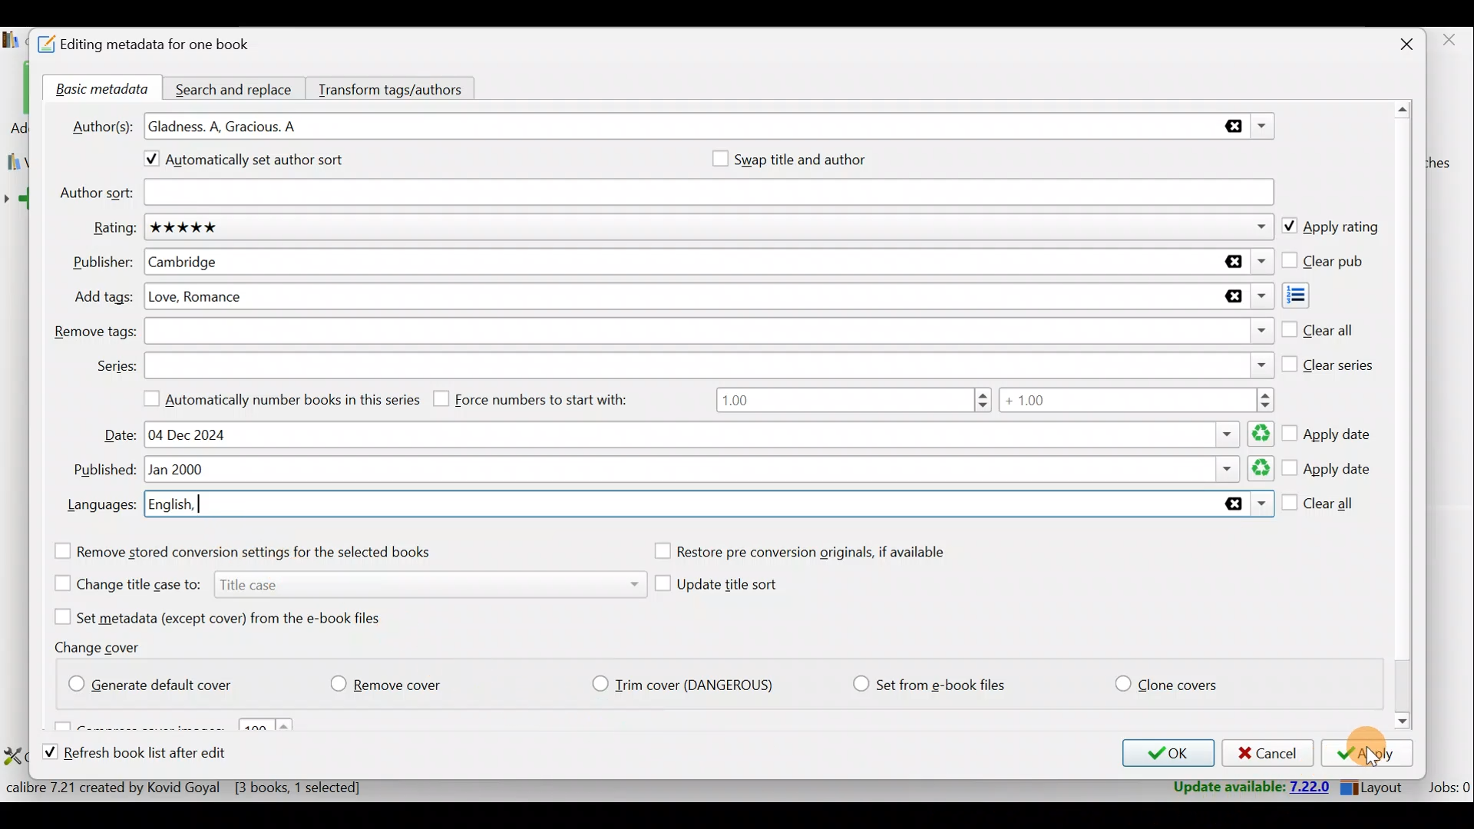 This screenshot has width=1474, height=829. What do you see at coordinates (101, 471) in the screenshot?
I see `Published:` at bounding box center [101, 471].